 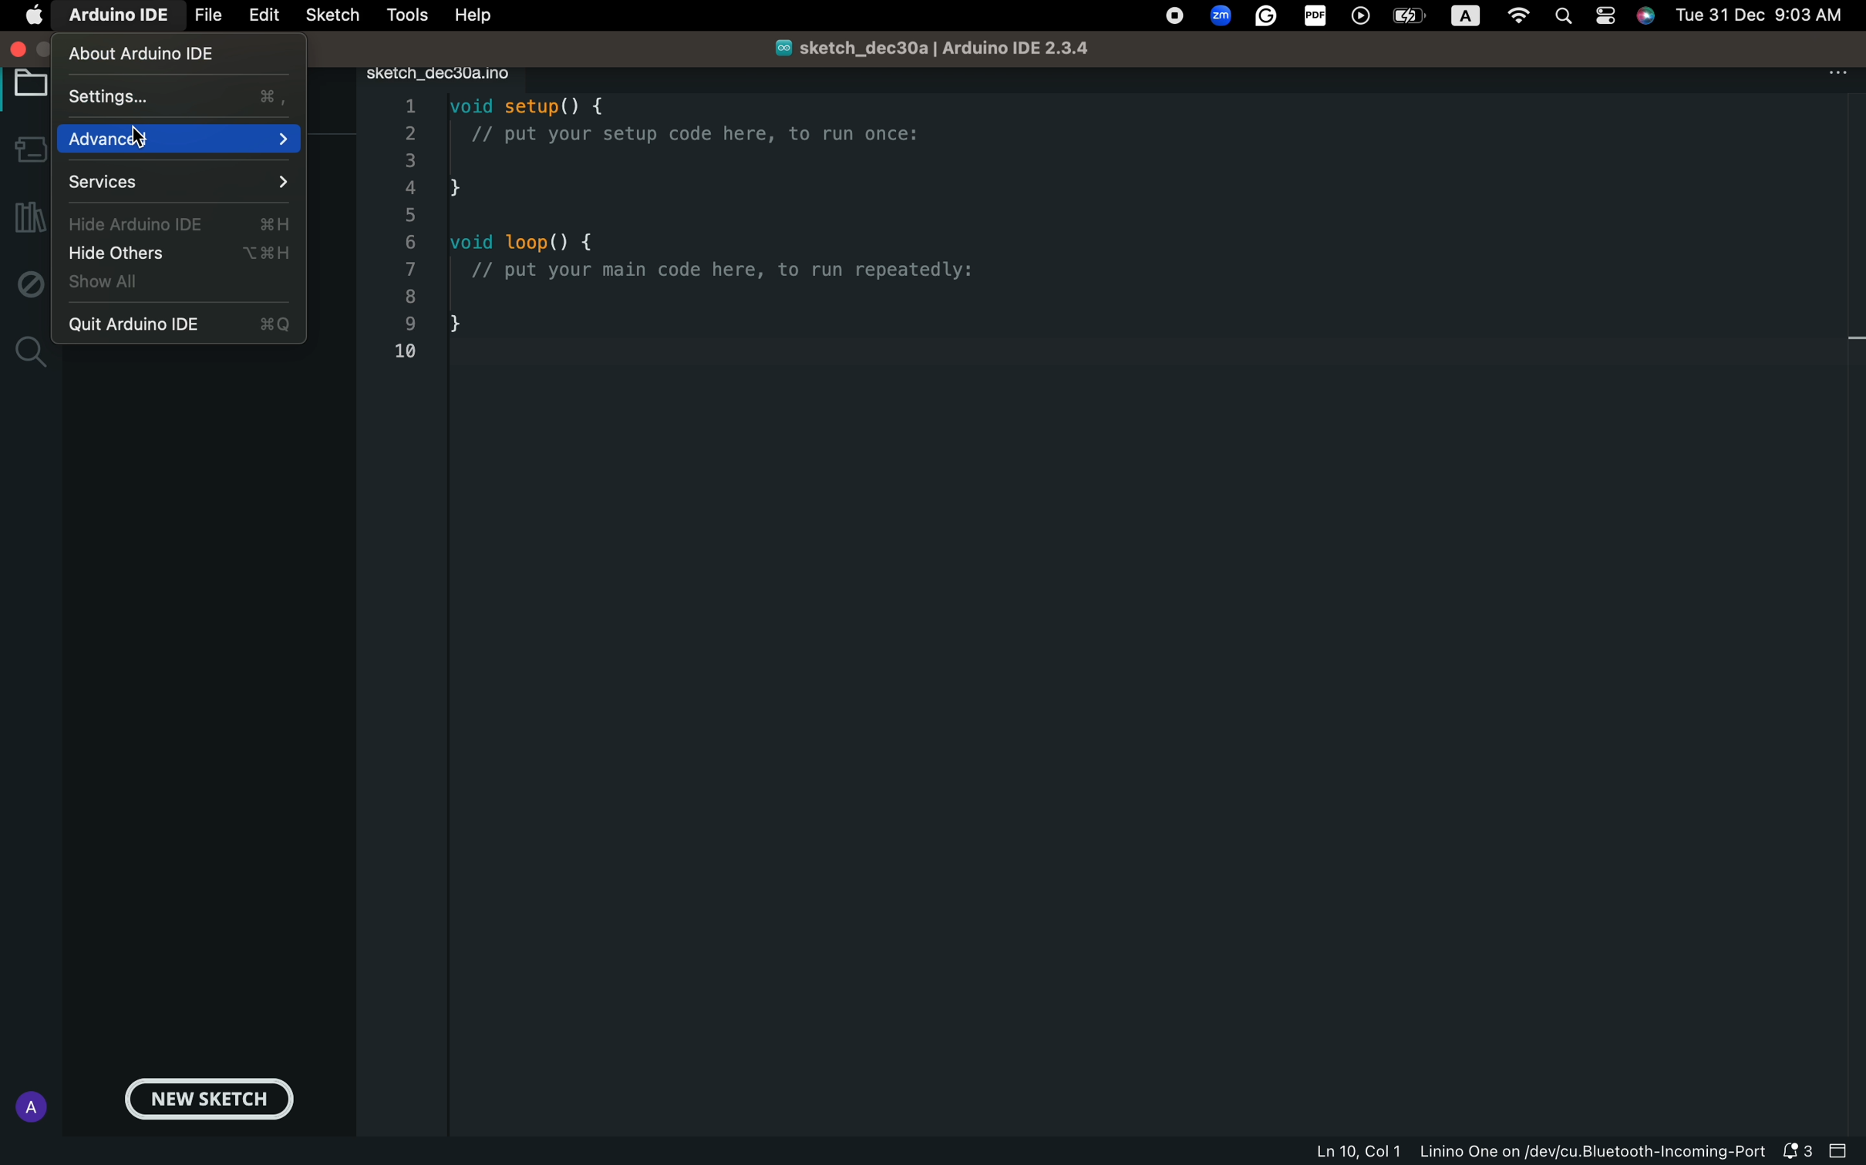 What do you see at coordinates (1648, 14) in the screenshot?
I see `Siri` at bounding box center [1648, 14].